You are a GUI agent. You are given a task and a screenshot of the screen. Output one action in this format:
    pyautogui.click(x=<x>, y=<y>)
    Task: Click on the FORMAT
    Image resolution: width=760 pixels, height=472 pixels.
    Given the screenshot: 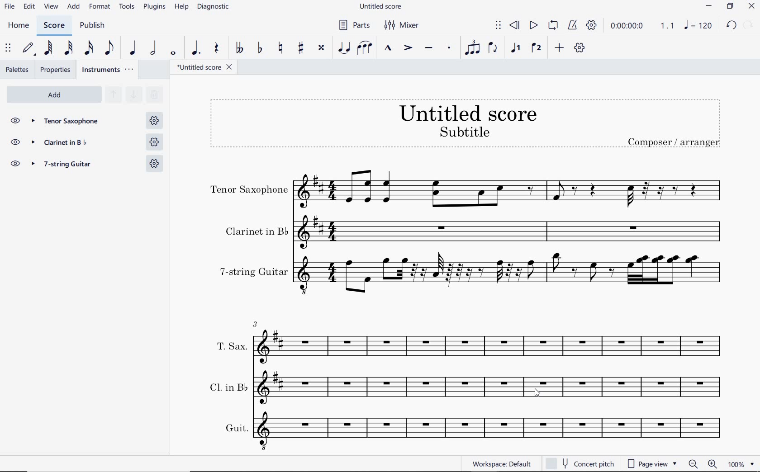 What is the action you would take?
    pyautogui.click(x=101, y=7)
    